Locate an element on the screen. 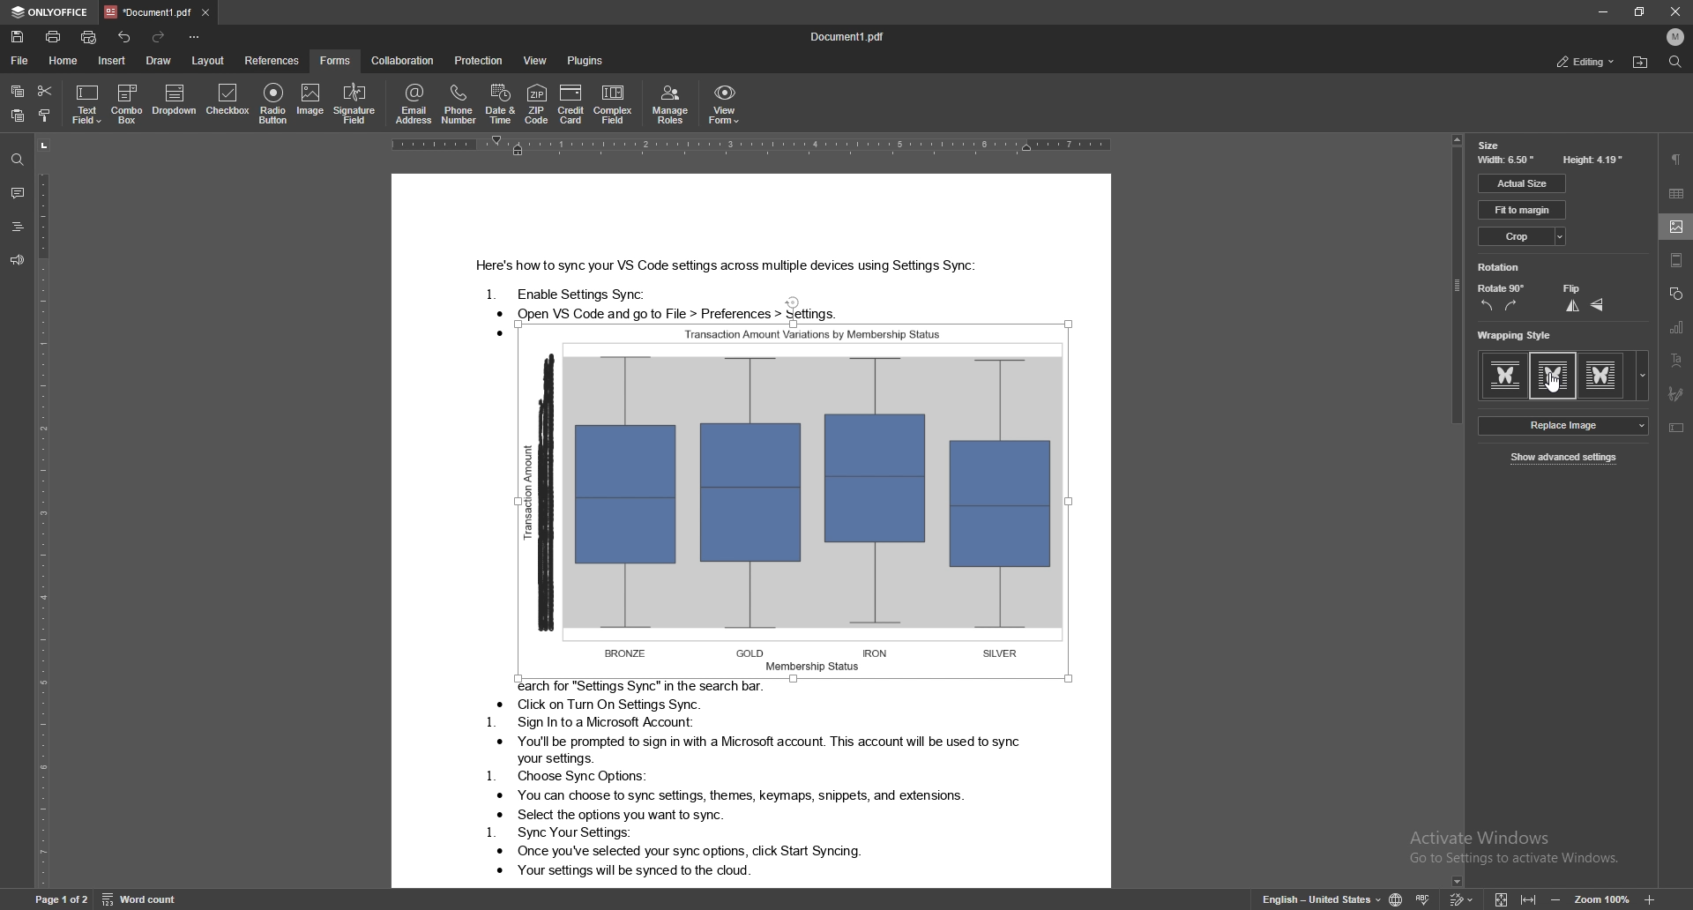 This screenshot has height=910, width=1693. onlyoffice is located at coordinates (49, 11).